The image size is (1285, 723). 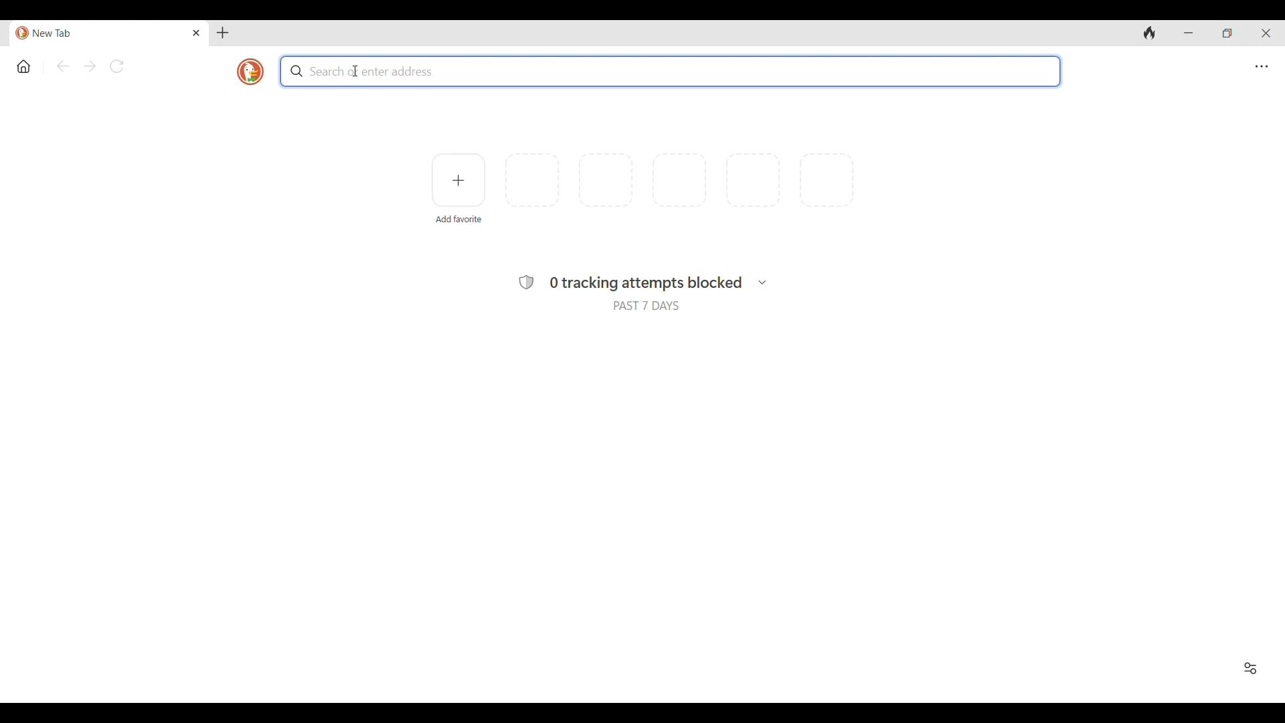 What do you see at coordinates (1250, 668) in the screenshot?
I see `Show/Hide Favorites and recent activity` at bounding box center [1250, 668].